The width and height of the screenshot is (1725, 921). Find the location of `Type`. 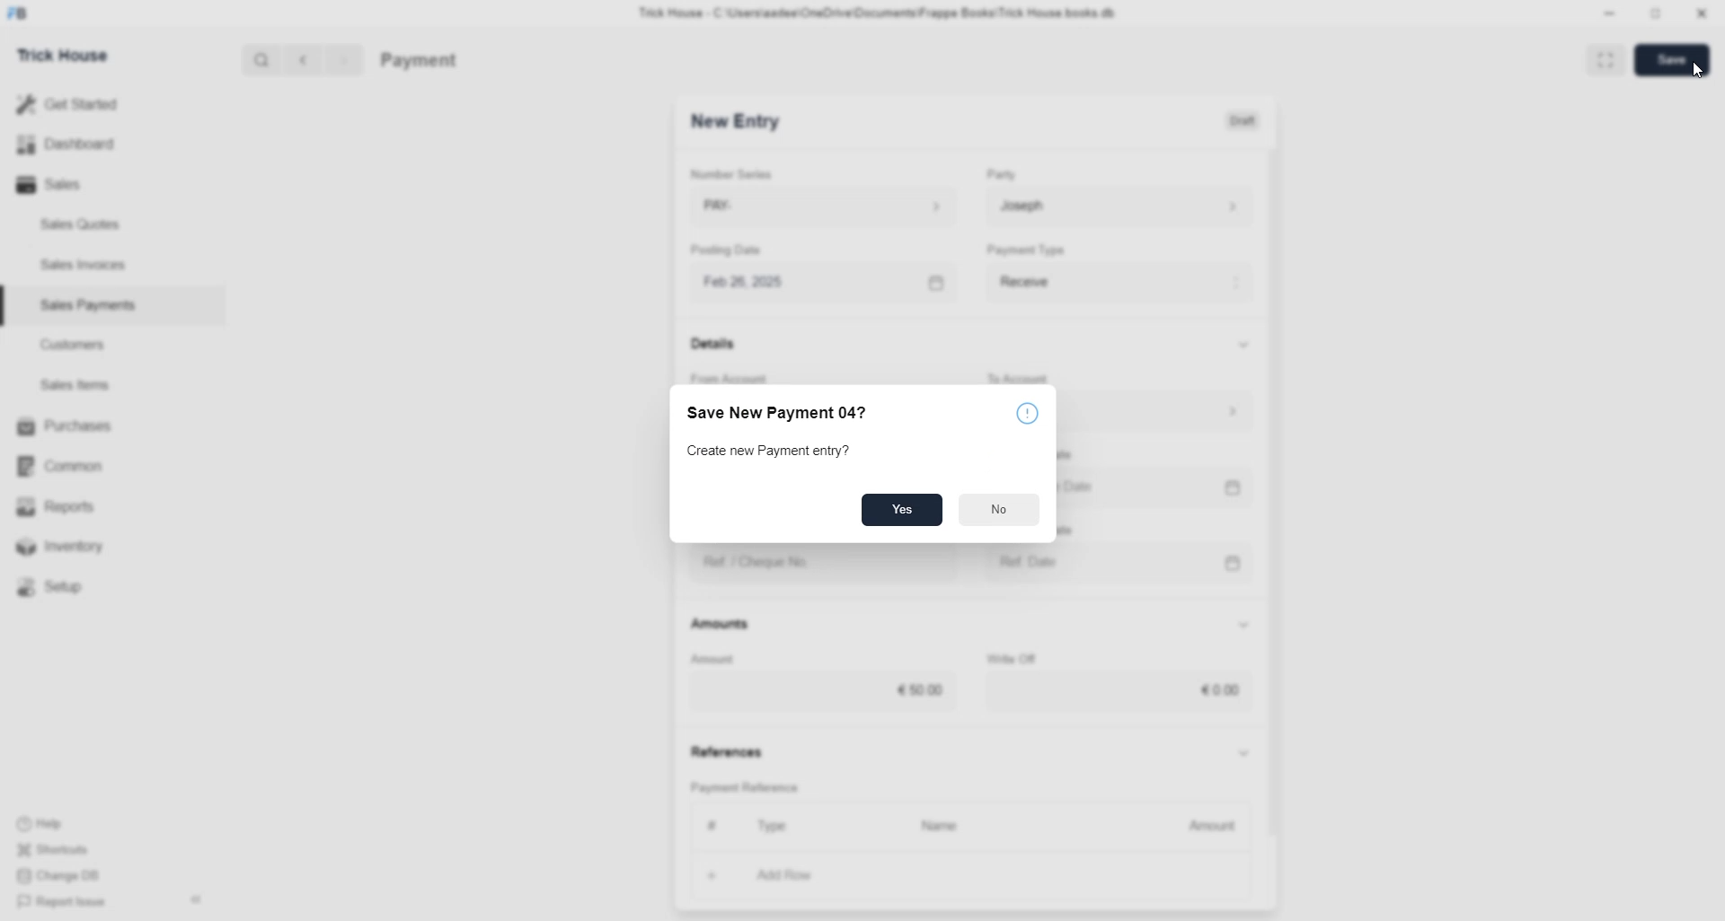

Type is located at coordinates (773, 827).